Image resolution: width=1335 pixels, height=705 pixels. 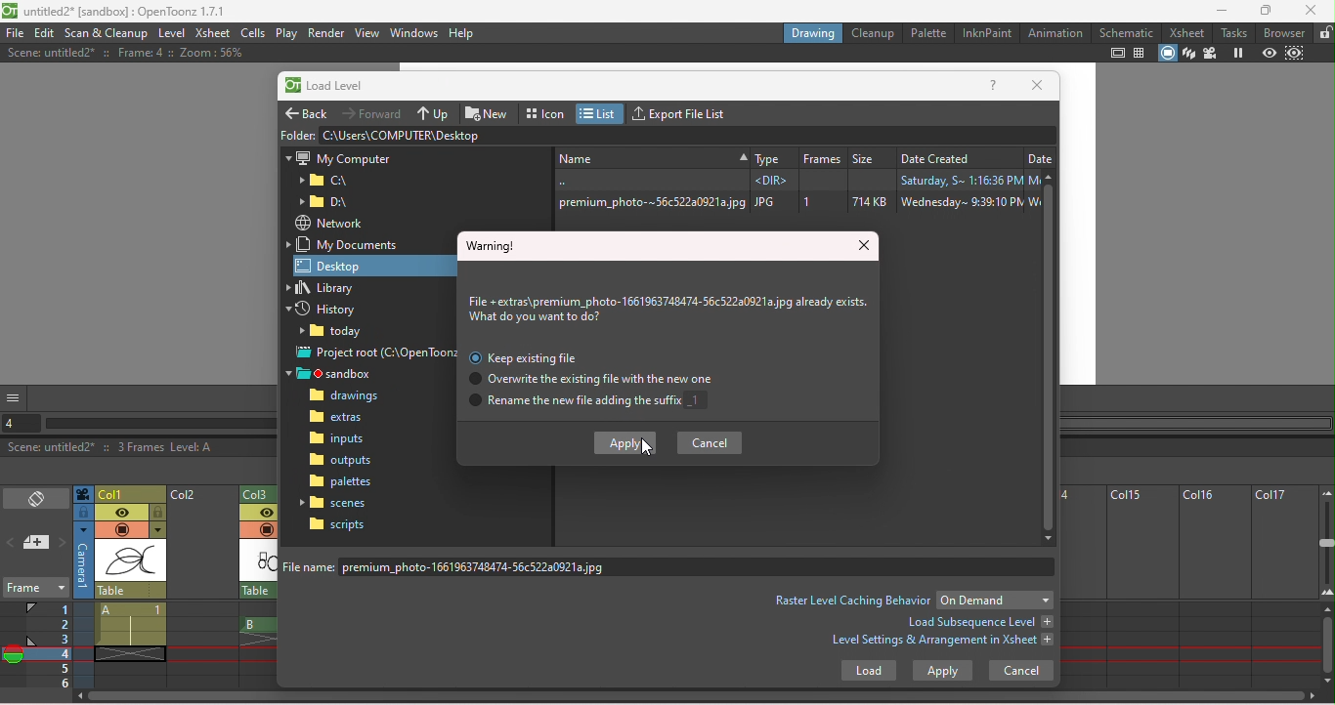 I want to click on Preview, so click(x=1269, y=54).